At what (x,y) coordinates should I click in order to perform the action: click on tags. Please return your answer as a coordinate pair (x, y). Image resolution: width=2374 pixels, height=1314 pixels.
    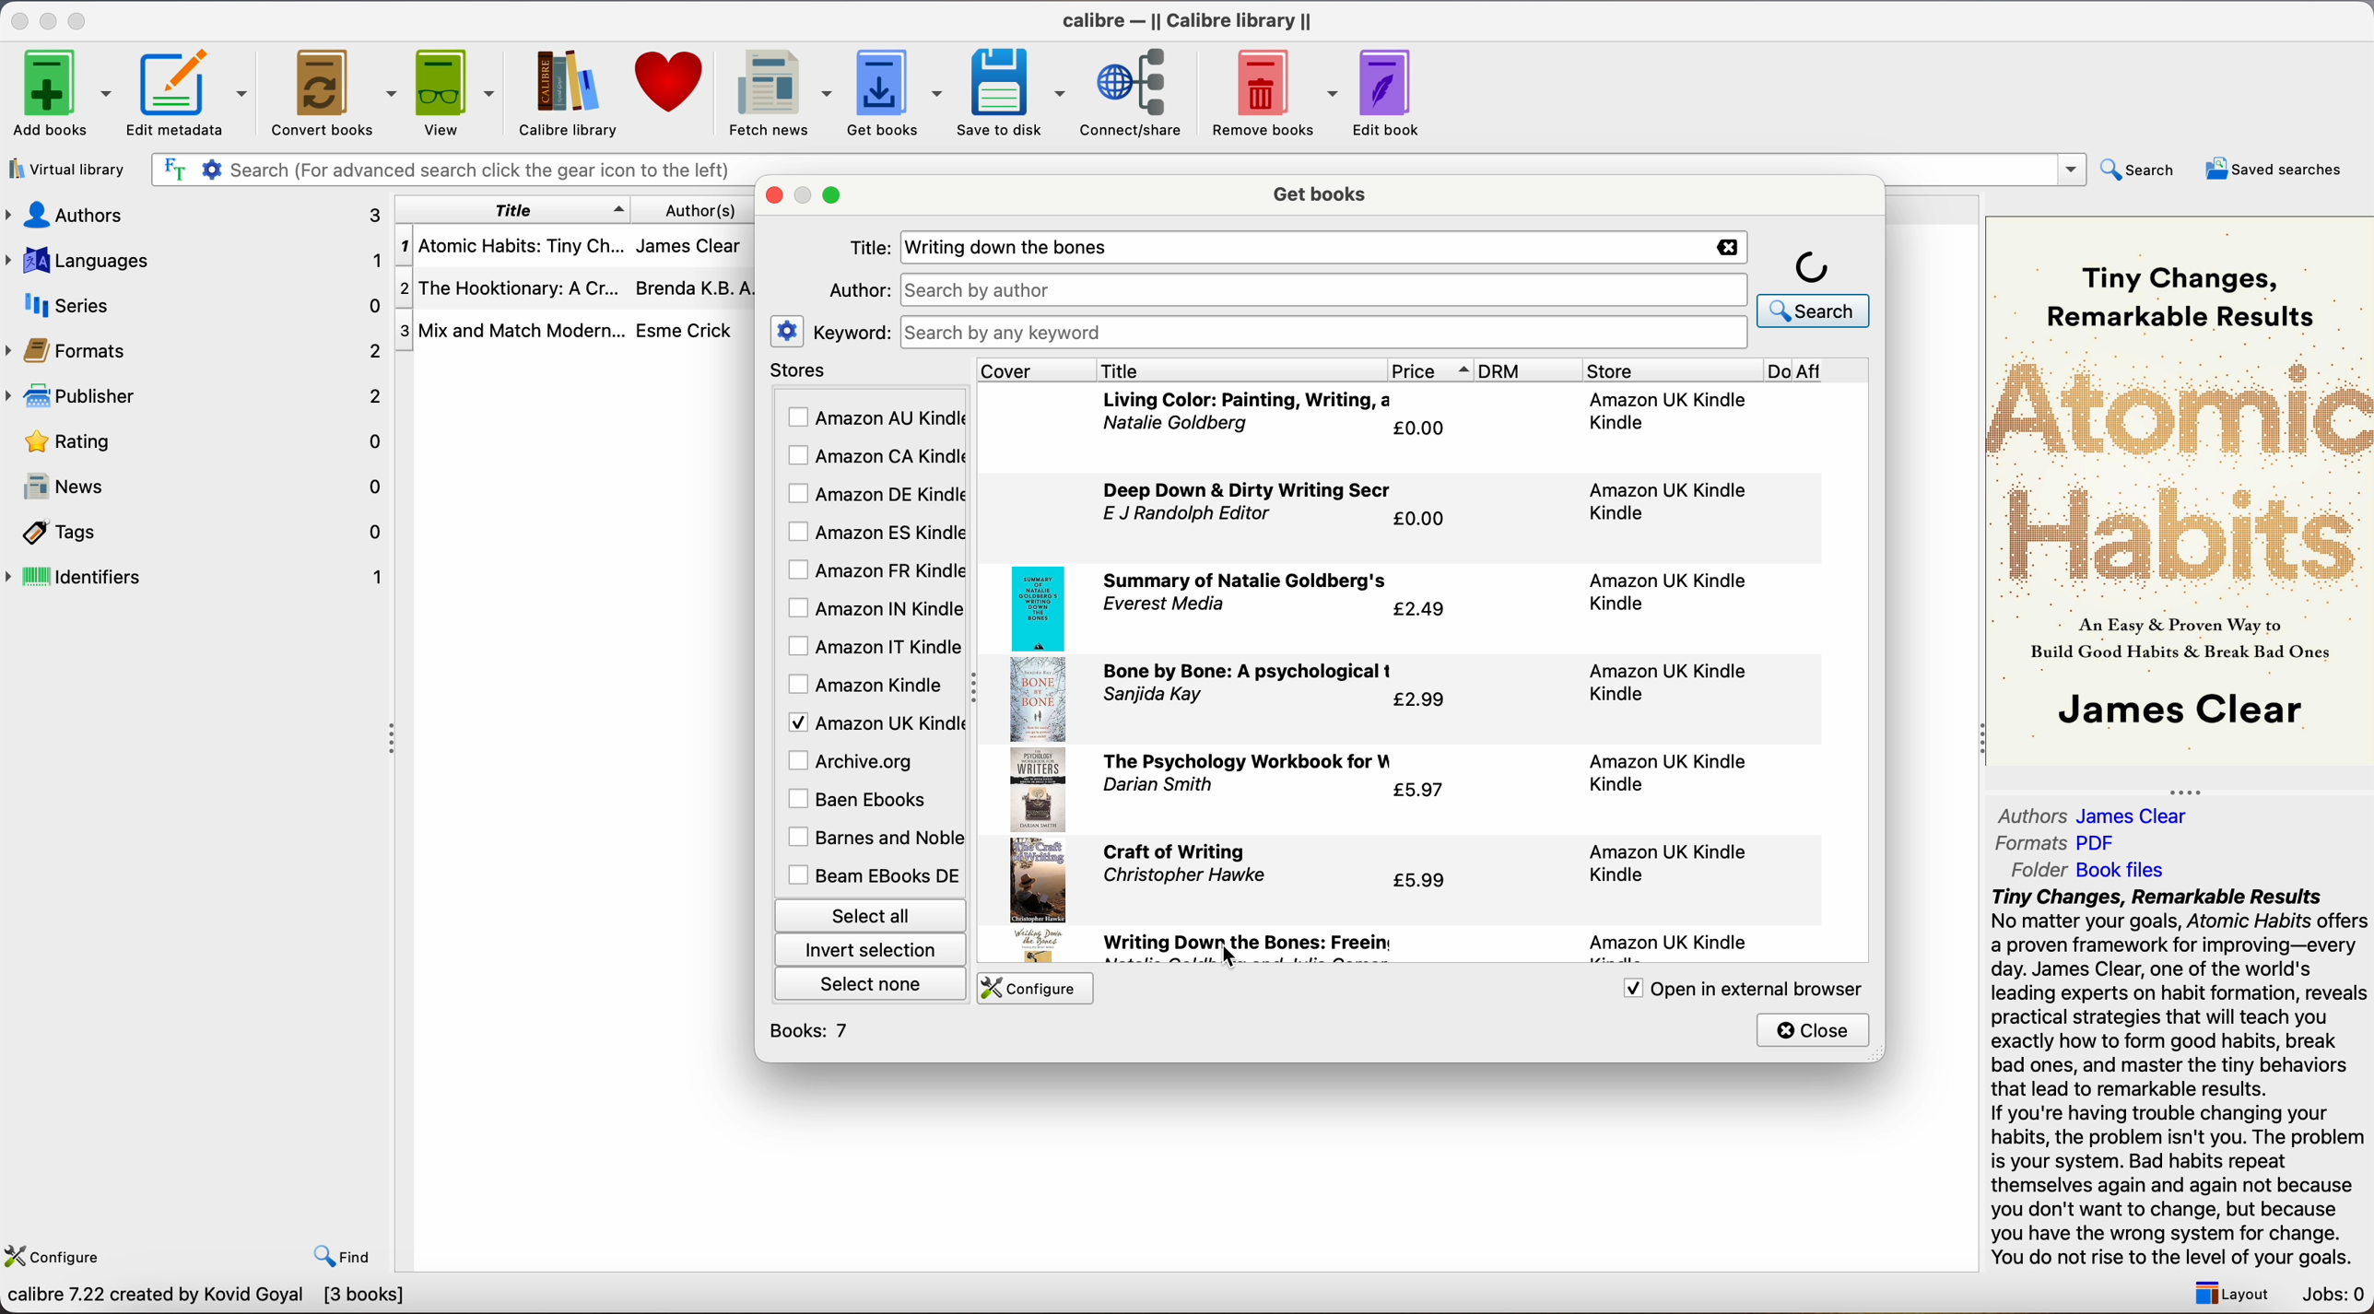
    Looking at the image, I should click on (199, 534).